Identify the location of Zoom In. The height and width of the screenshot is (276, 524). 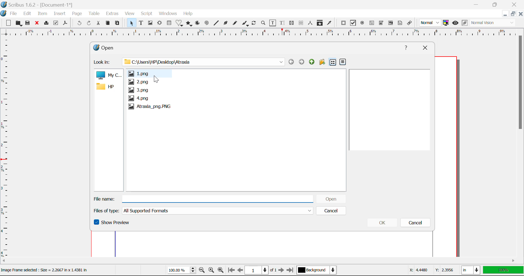
(221, 271).